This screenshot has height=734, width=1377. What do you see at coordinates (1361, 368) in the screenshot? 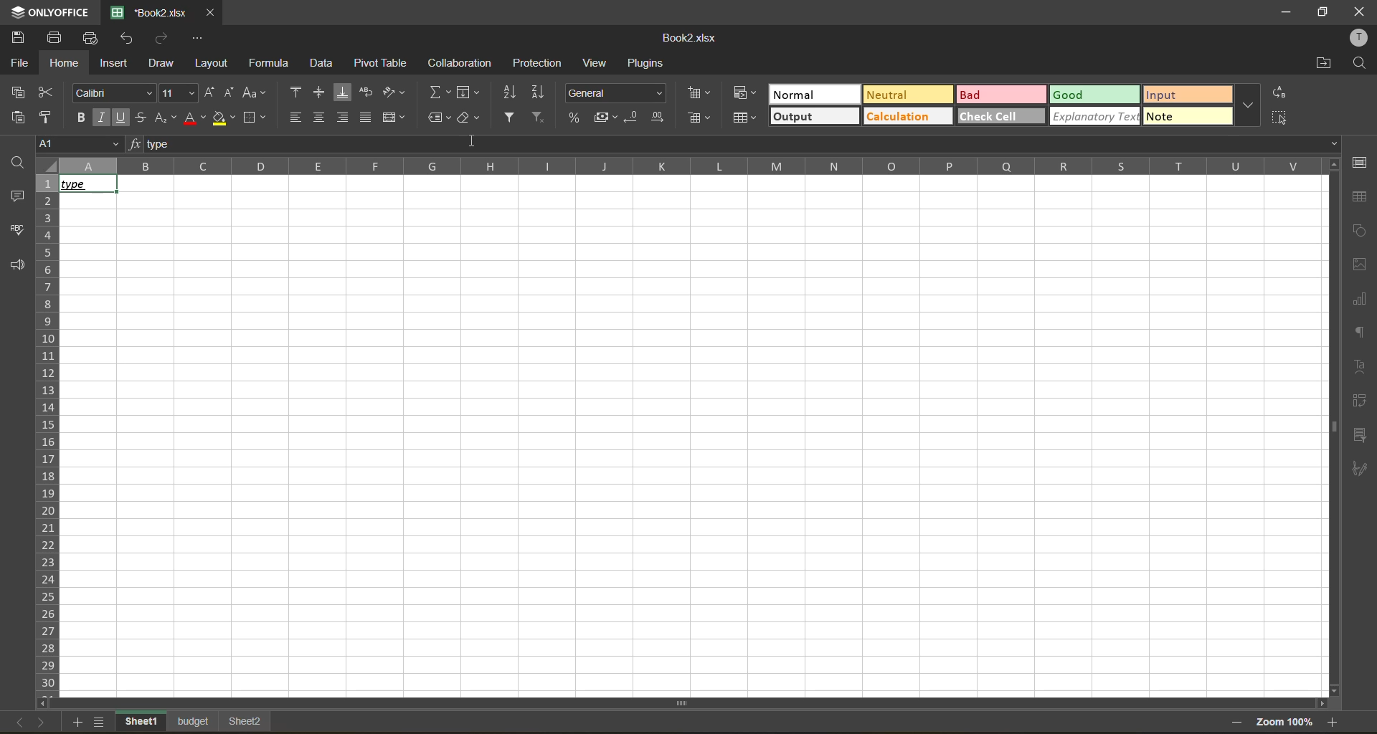
I see `text` at bounding box center [1361, 368].